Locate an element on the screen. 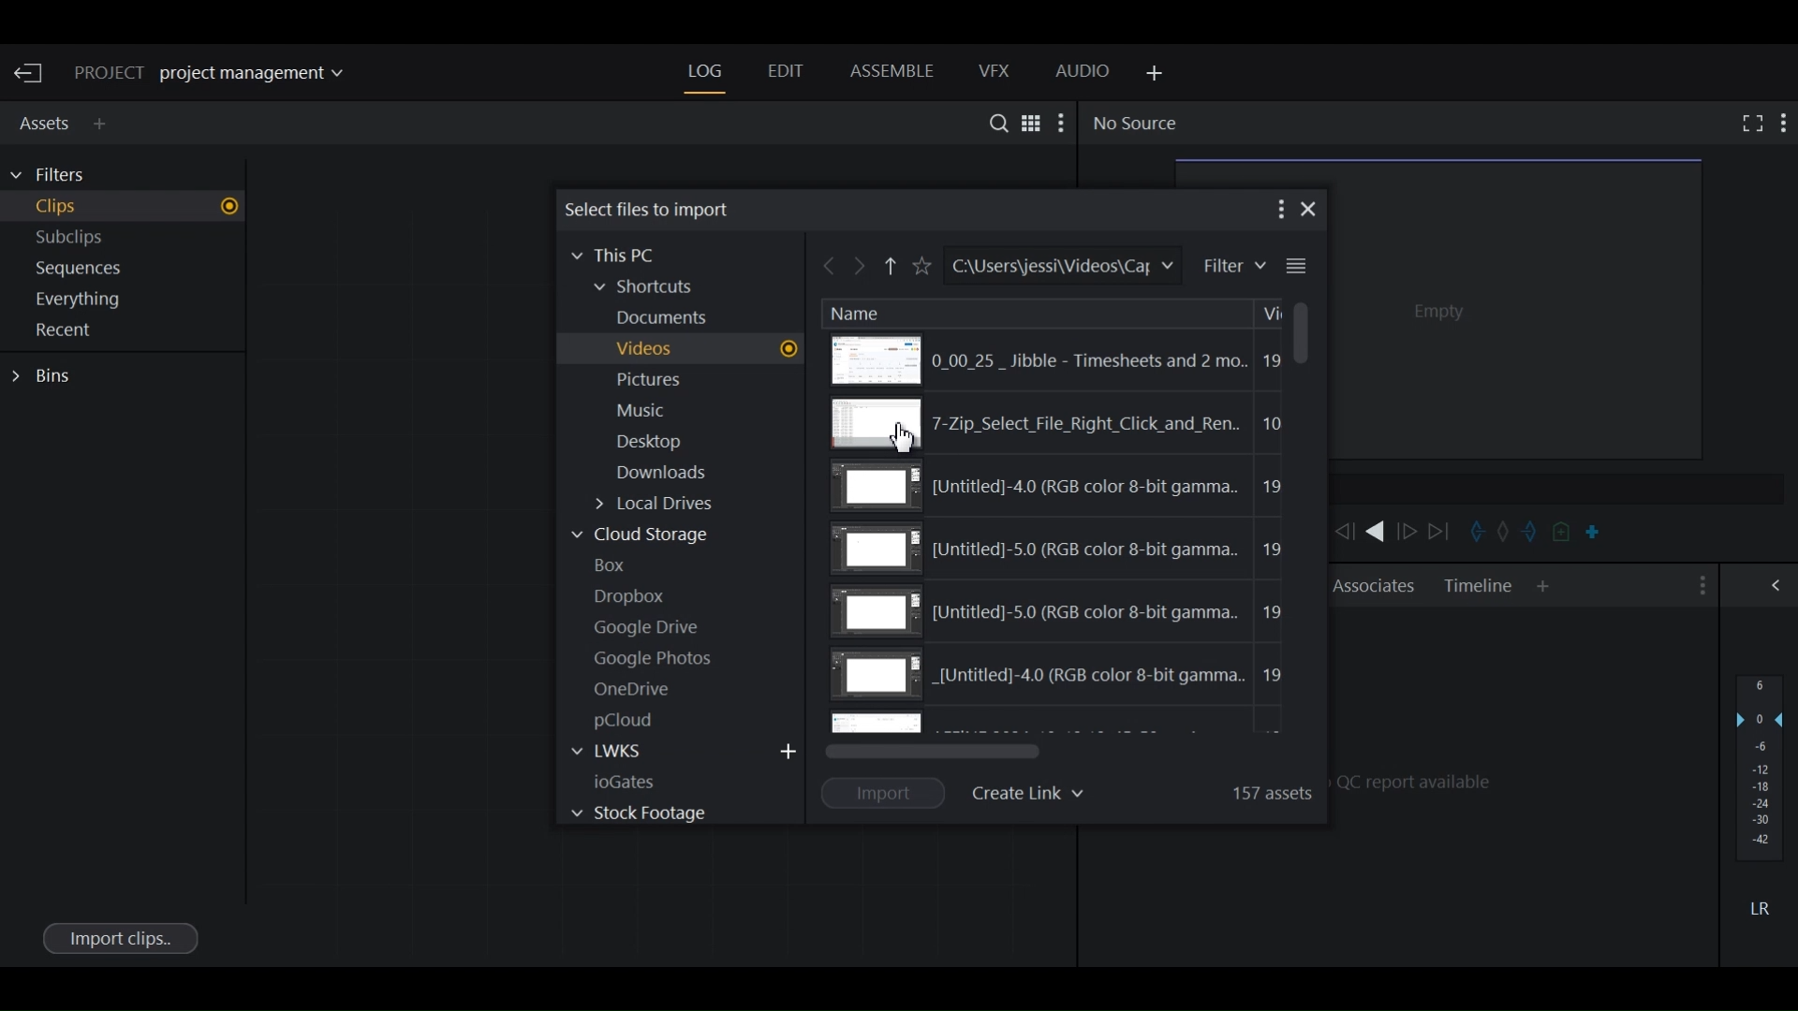 The image size is (1798, 1011). Add is located at coordinates (789, 750).